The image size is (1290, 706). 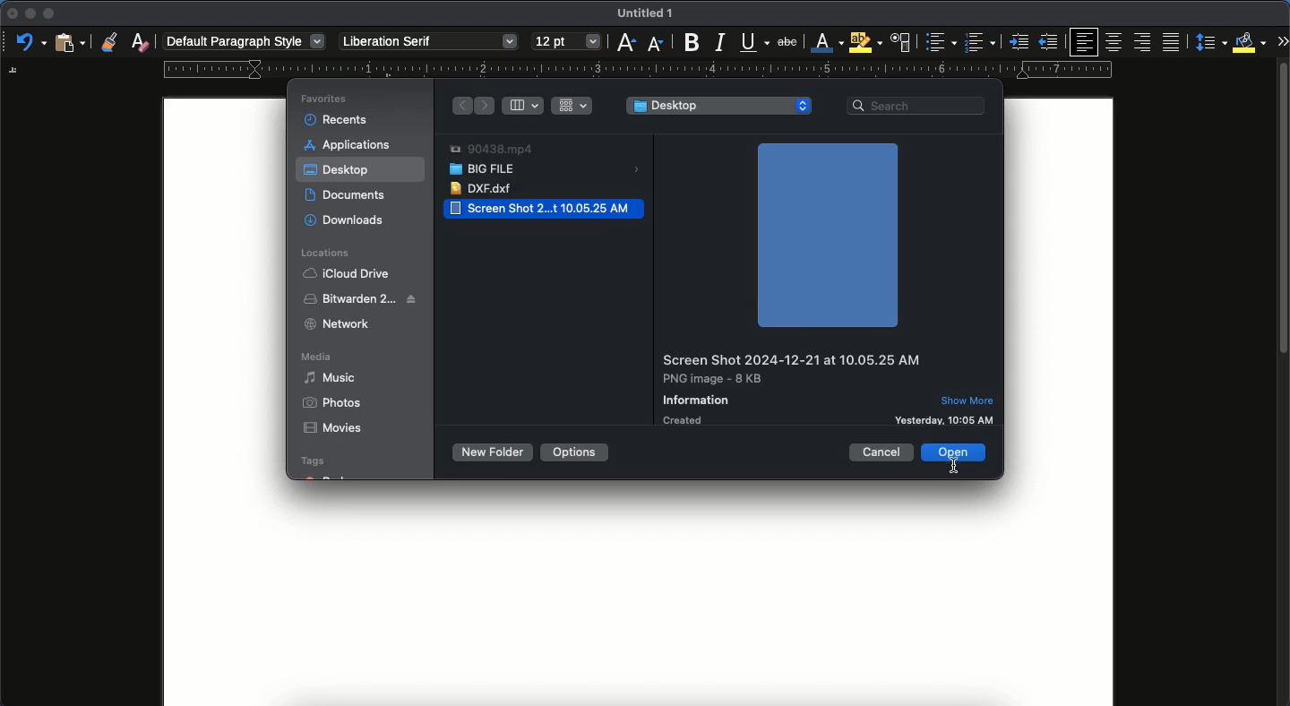 I want to click on open, so click(x=956, y=452).